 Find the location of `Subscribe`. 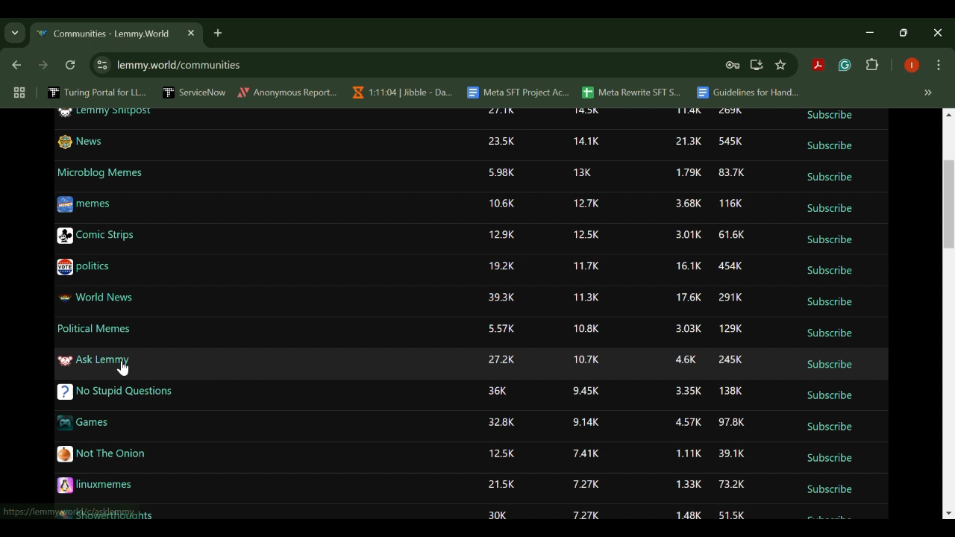

Subscribe is located at coordinates (830, 271).